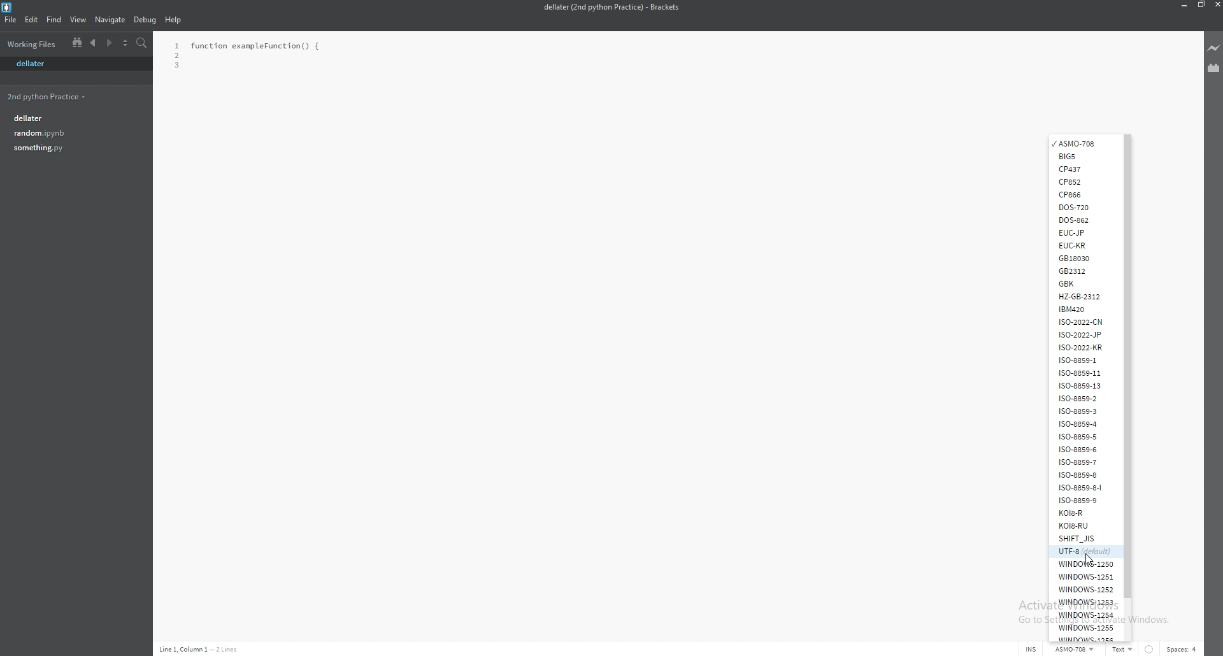  Describe the element at coordinates (1085, 322) in the screenshot. I see `iso-2022-cn` at that location.